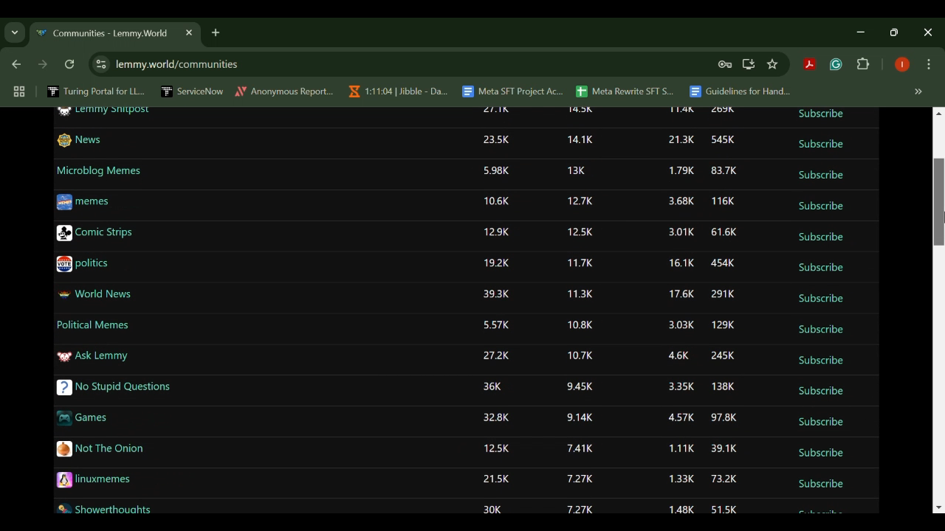 The height and width of the screenshot is (531, 945). Describe the element at coordinates (678, 233) in the screenshot. I see `3.01K` at that location.